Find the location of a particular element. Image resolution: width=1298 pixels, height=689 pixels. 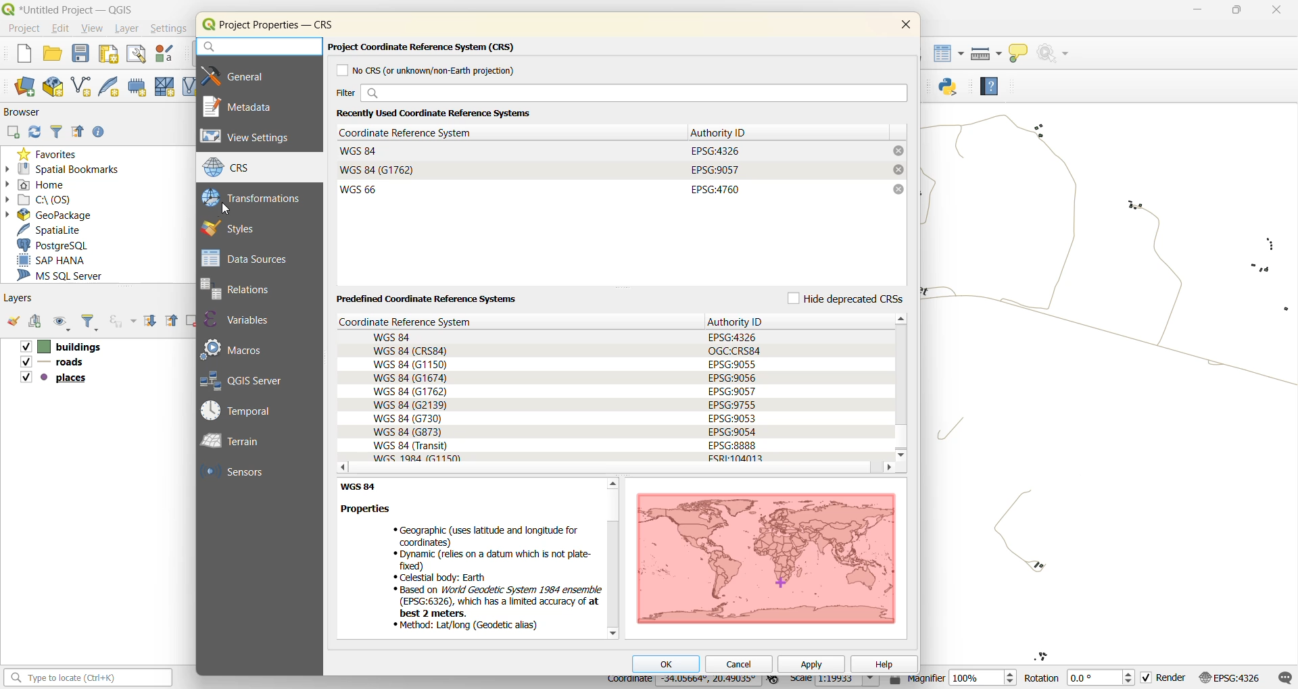

coordinates is located at coordinates (682, 682).